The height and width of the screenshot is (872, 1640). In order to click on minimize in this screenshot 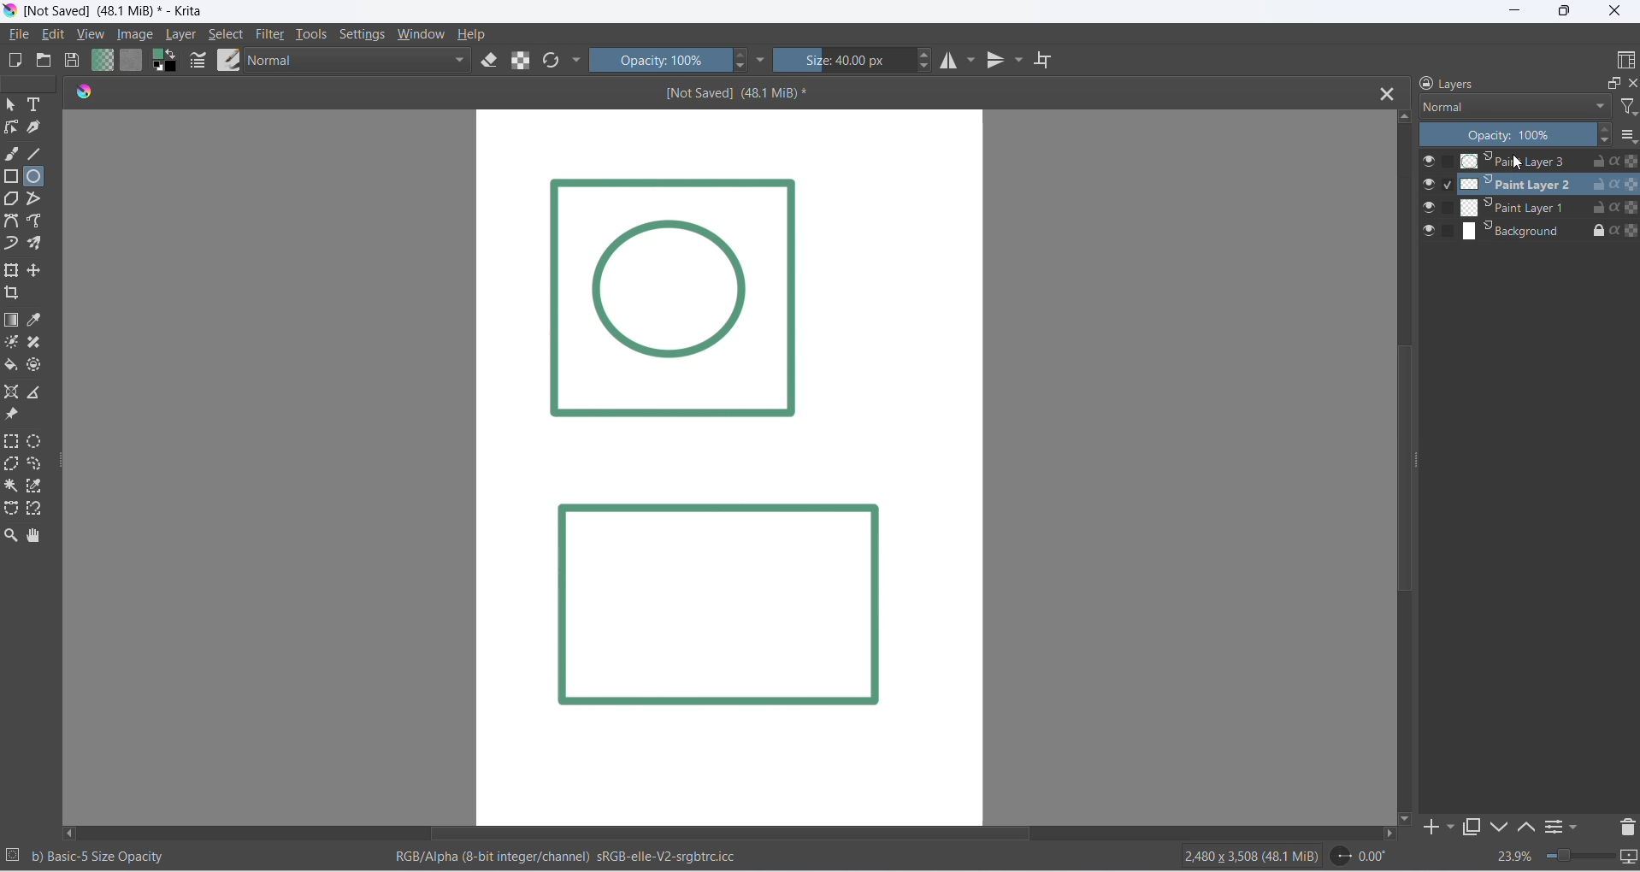, I will do `click(1512, 13)`.